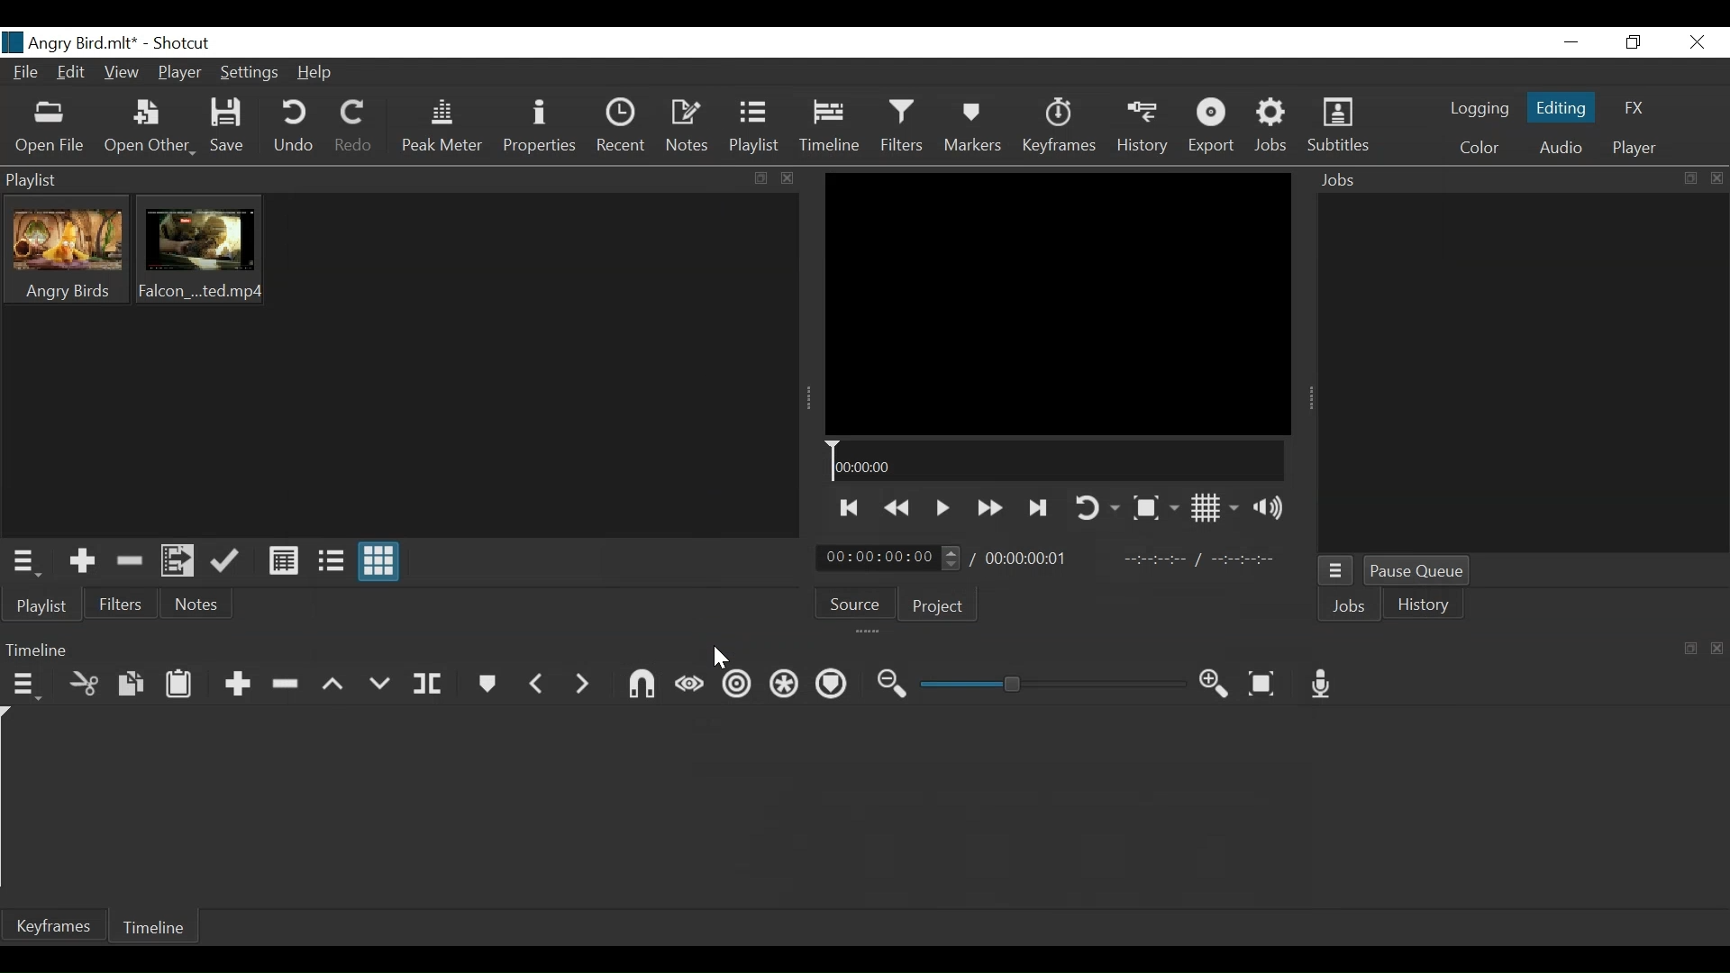 The height and width of the screenshot is (973, 1730). Describe the element at coordinates (1572, 42) in the screenshot. I see `minimize` at that location.